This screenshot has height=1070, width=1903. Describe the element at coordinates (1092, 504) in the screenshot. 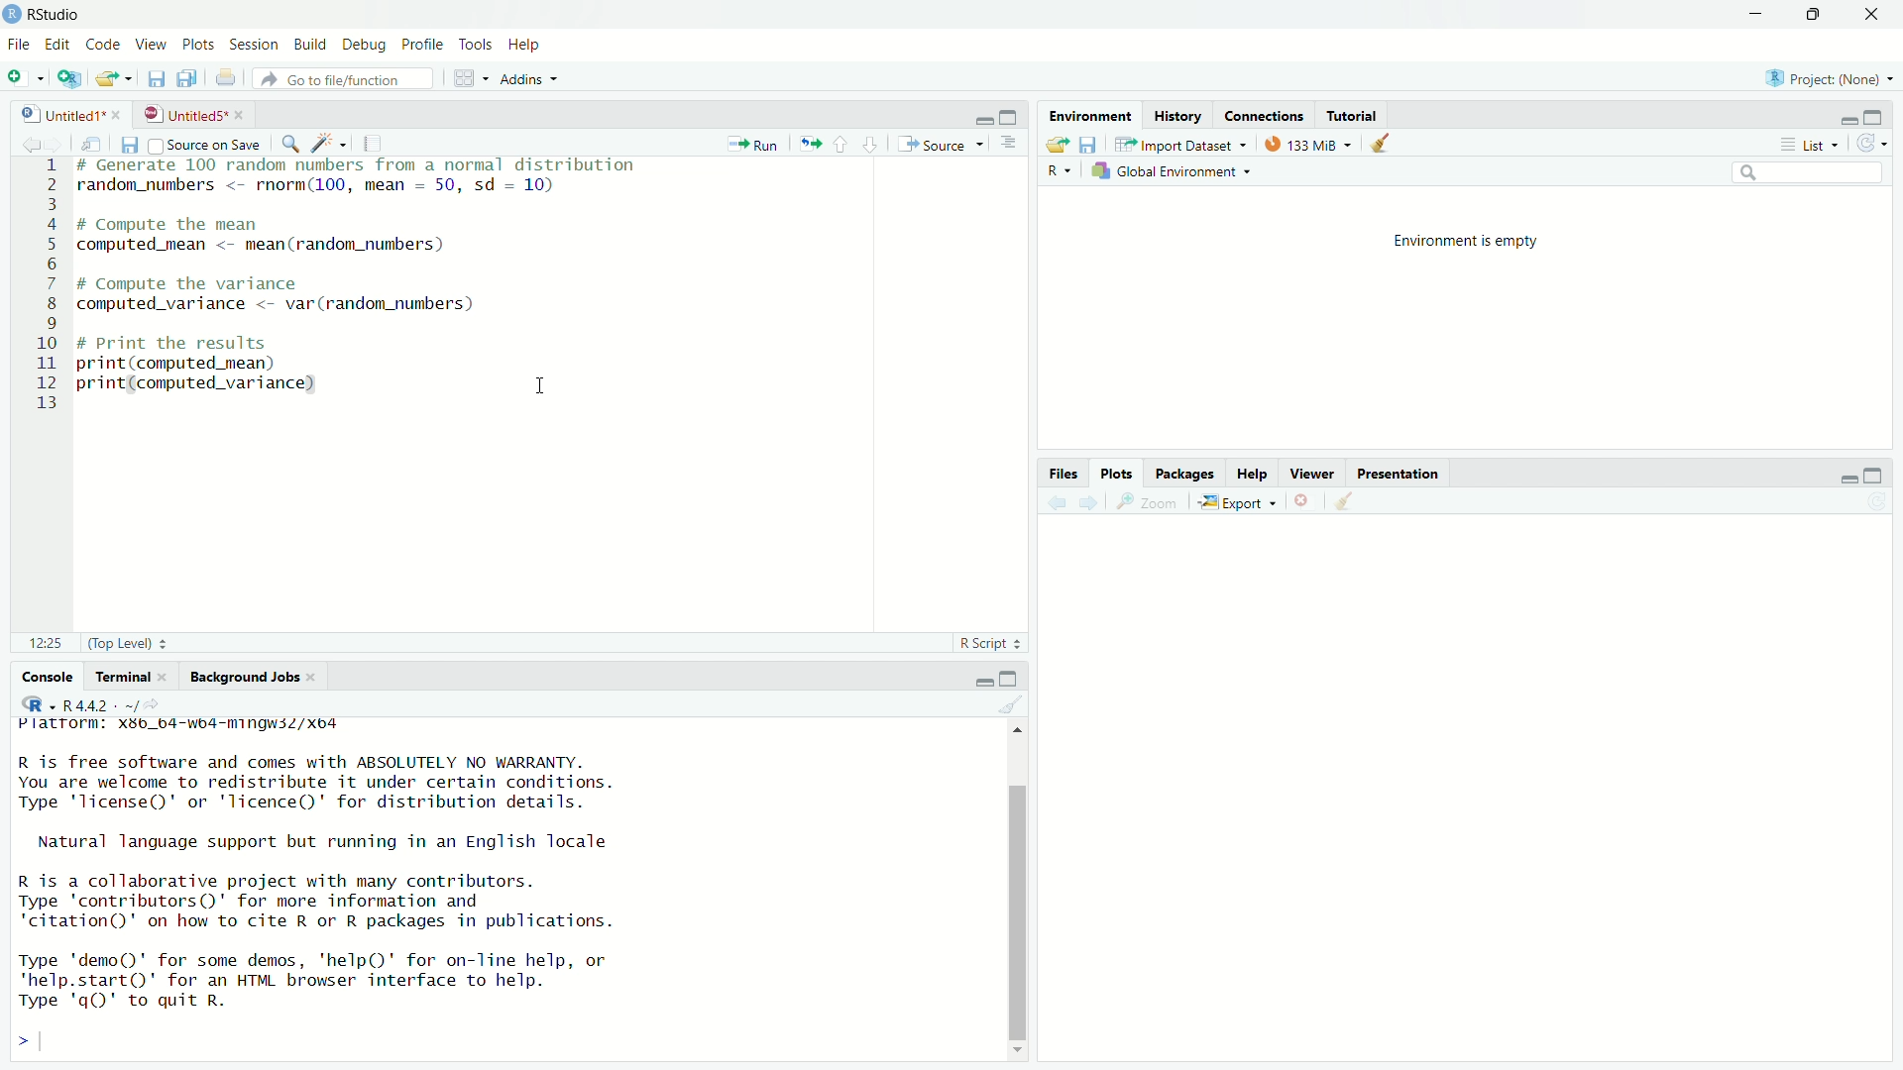

I see `next plot` at that location.